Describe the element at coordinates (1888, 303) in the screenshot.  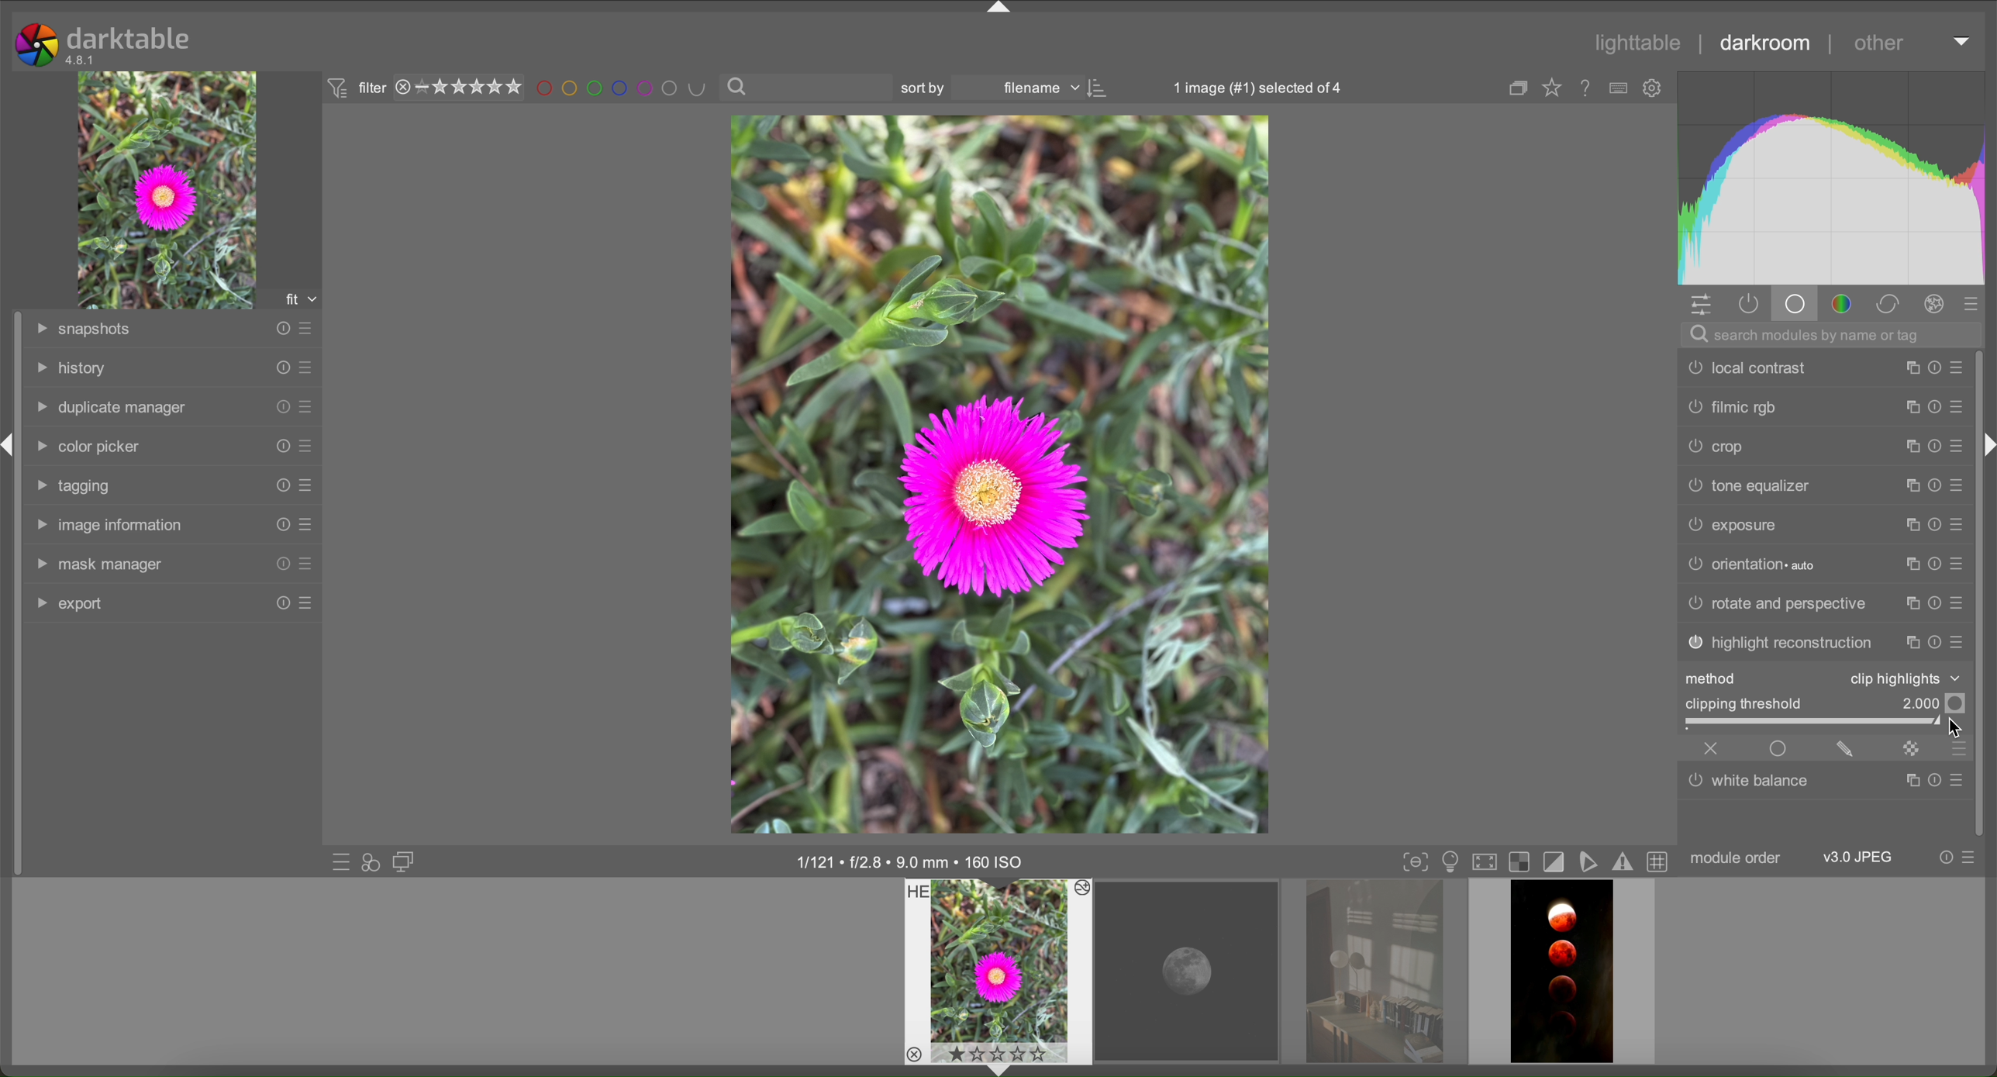
I see `correct` at that location.